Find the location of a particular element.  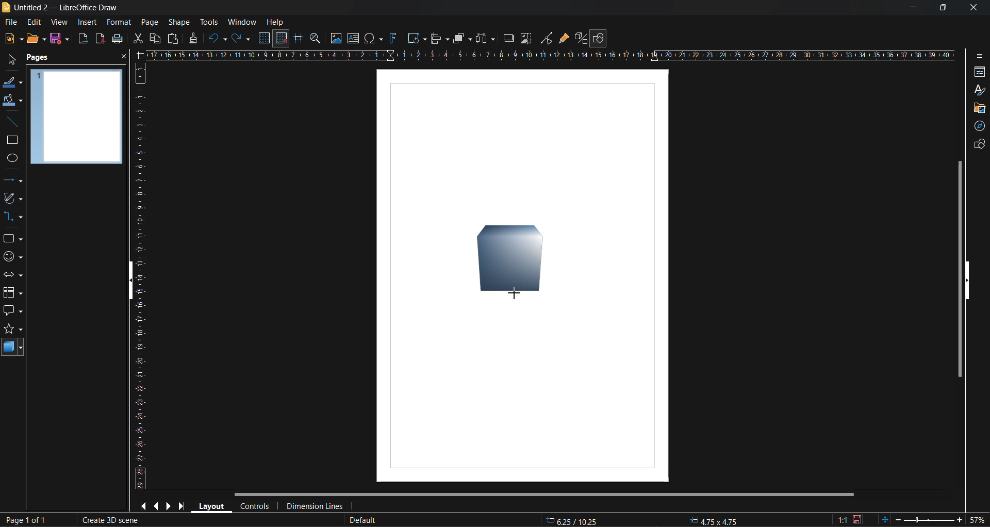

zoom out is located at coordinates (898, 518).